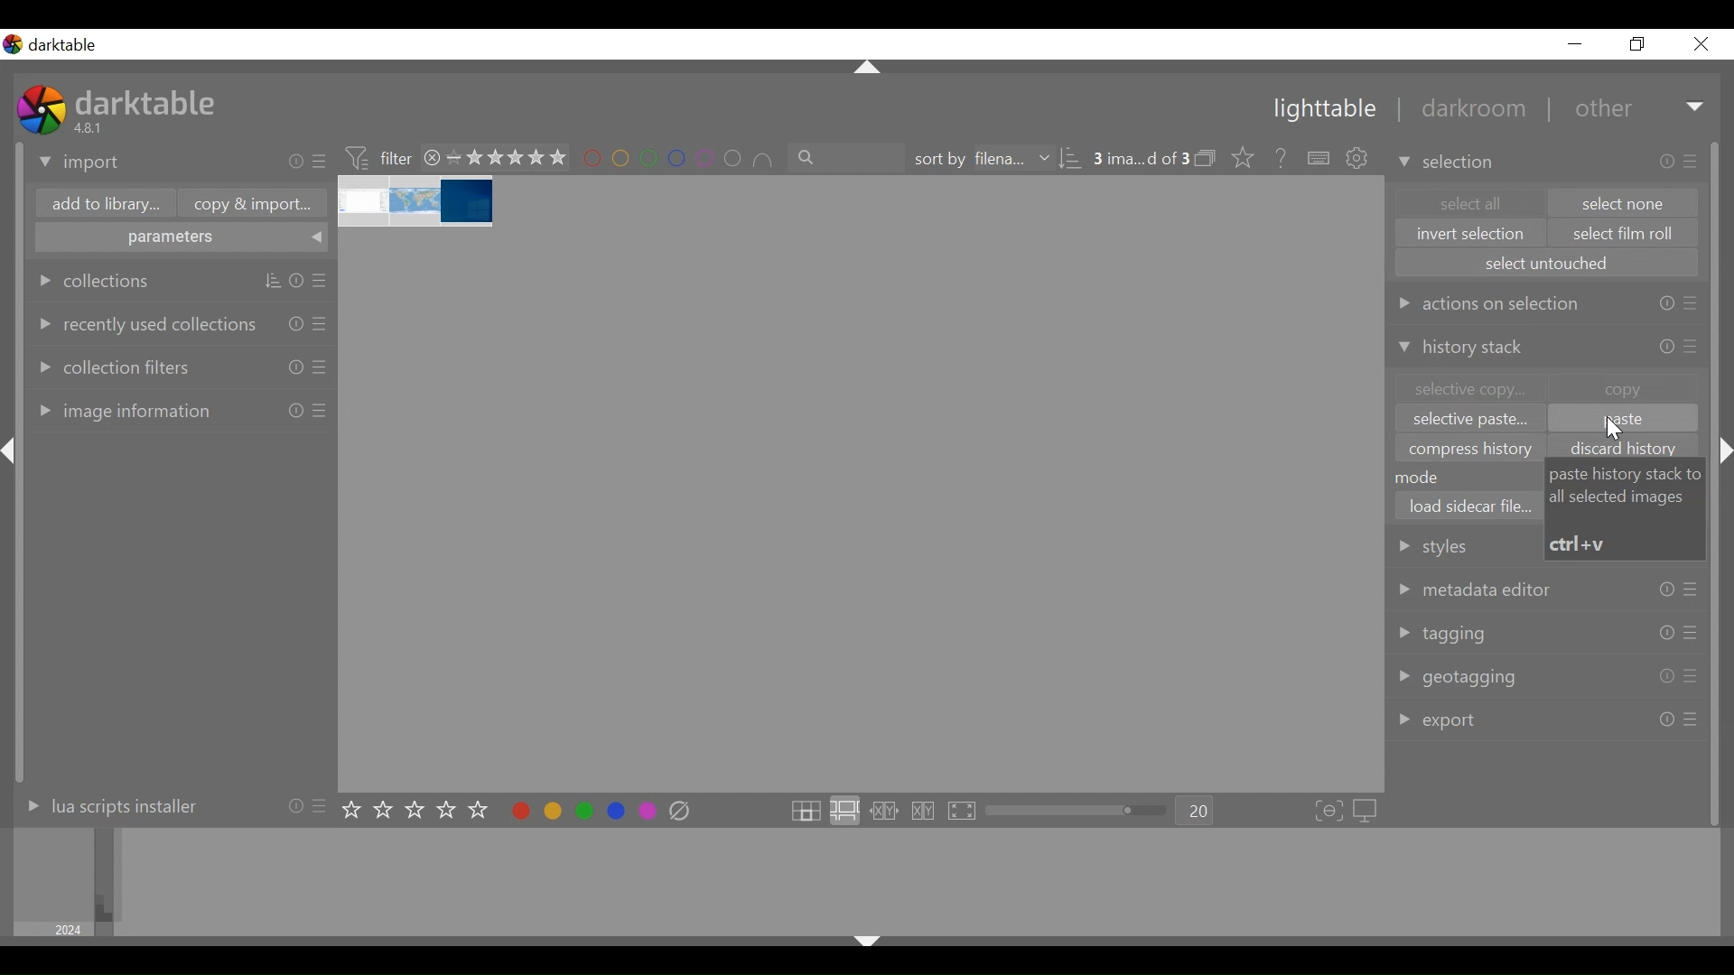 Image resolution: width=1734 pixels, height=975 pixels. I want to click on set display profile, so click(1367, 811).